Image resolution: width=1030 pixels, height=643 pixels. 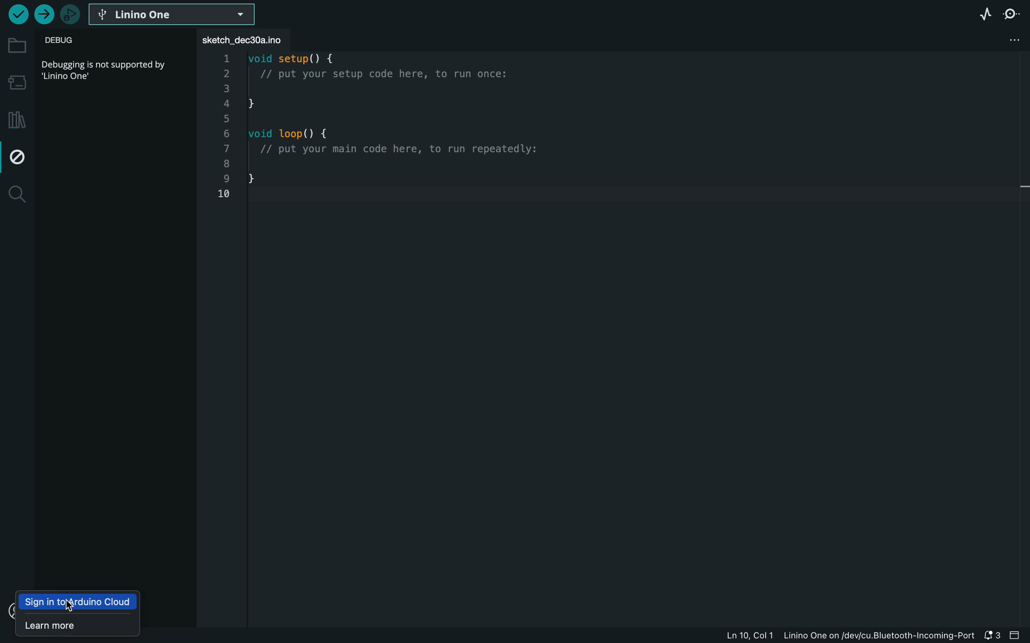 What do you see at coordinates (42, 15) in the screenshot?
I see `upload` at bounding box center [42, 15].